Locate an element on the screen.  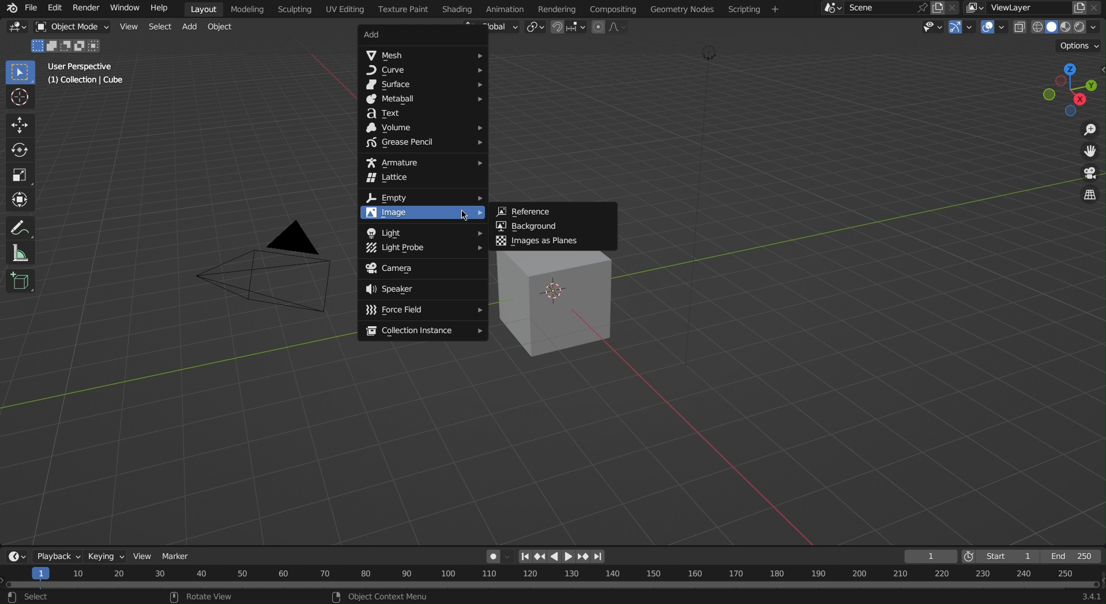
Toggle View is located at coordinates (1092, 197).